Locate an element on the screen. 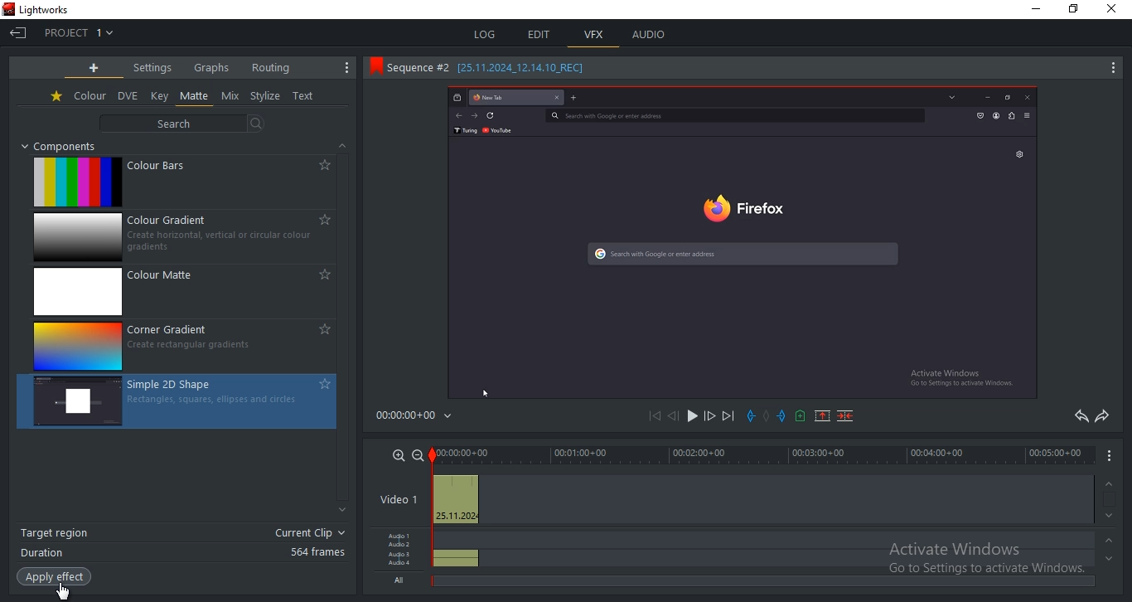 The height and width of the screenshot is (602, 1132). add is located at coordinates (94, 68).